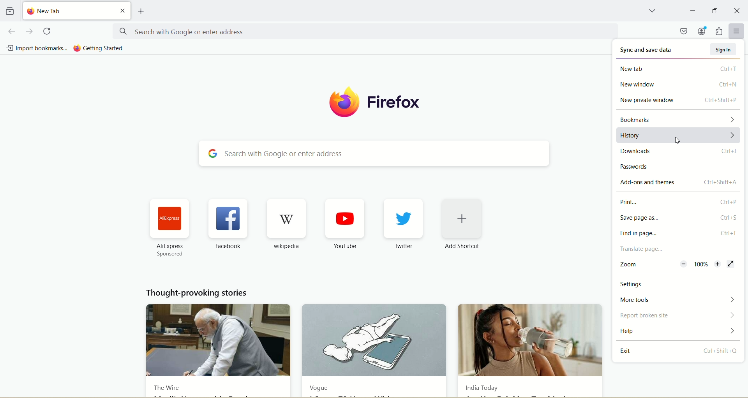 The width and height of the screenshot is (748, 398). What do you see at coordinates (679, 233) in the screenshot?
I see `find in paage` at bounding box center [679, 233].